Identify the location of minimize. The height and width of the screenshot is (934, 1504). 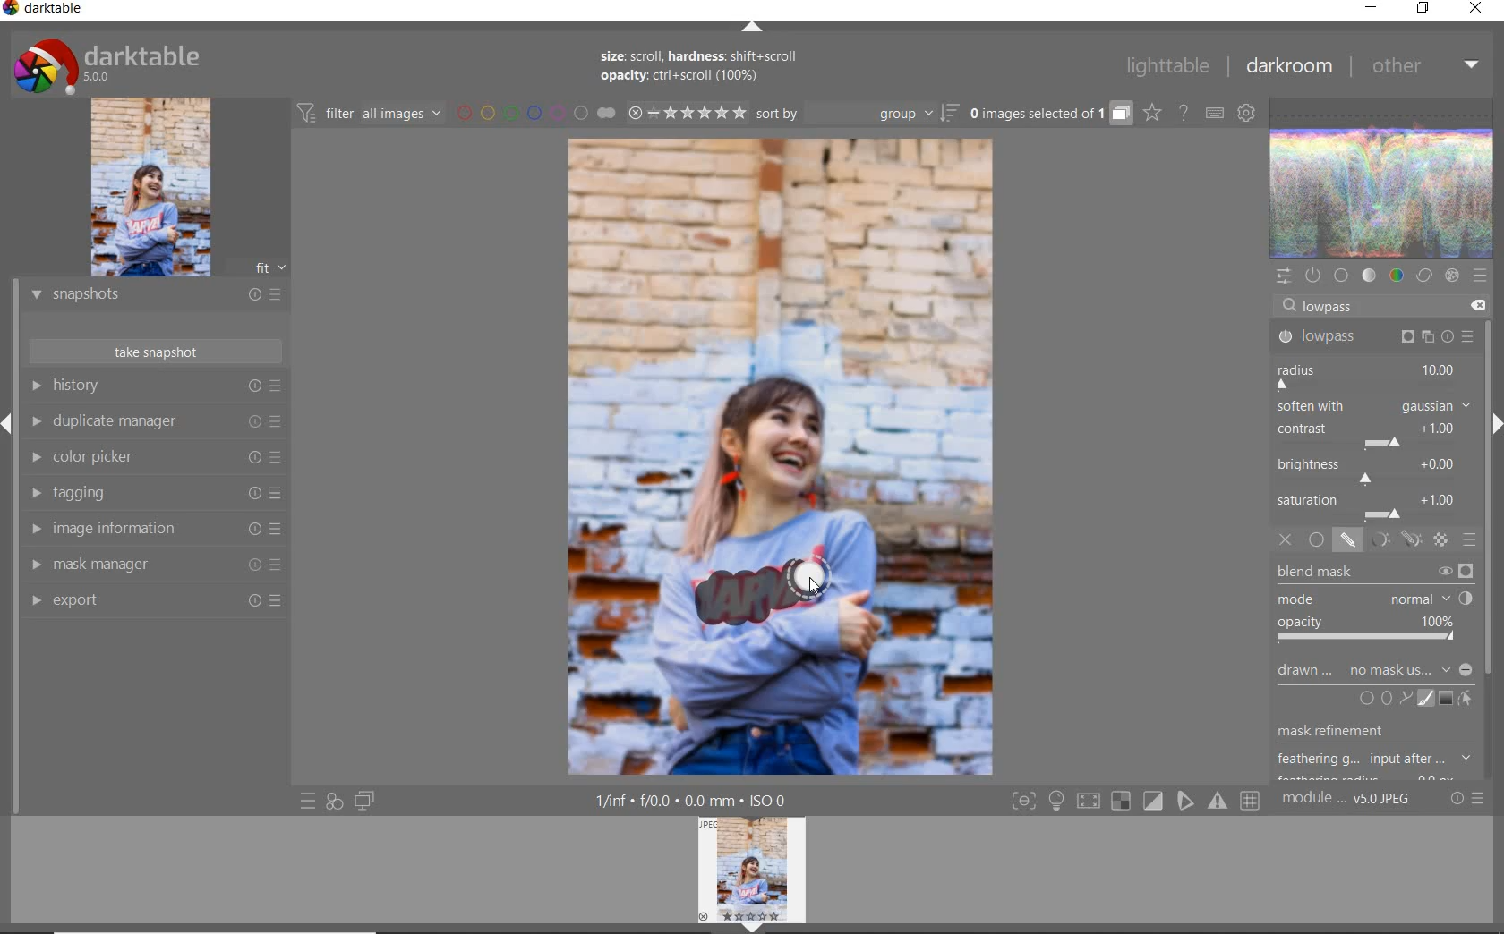
(1372, 9).